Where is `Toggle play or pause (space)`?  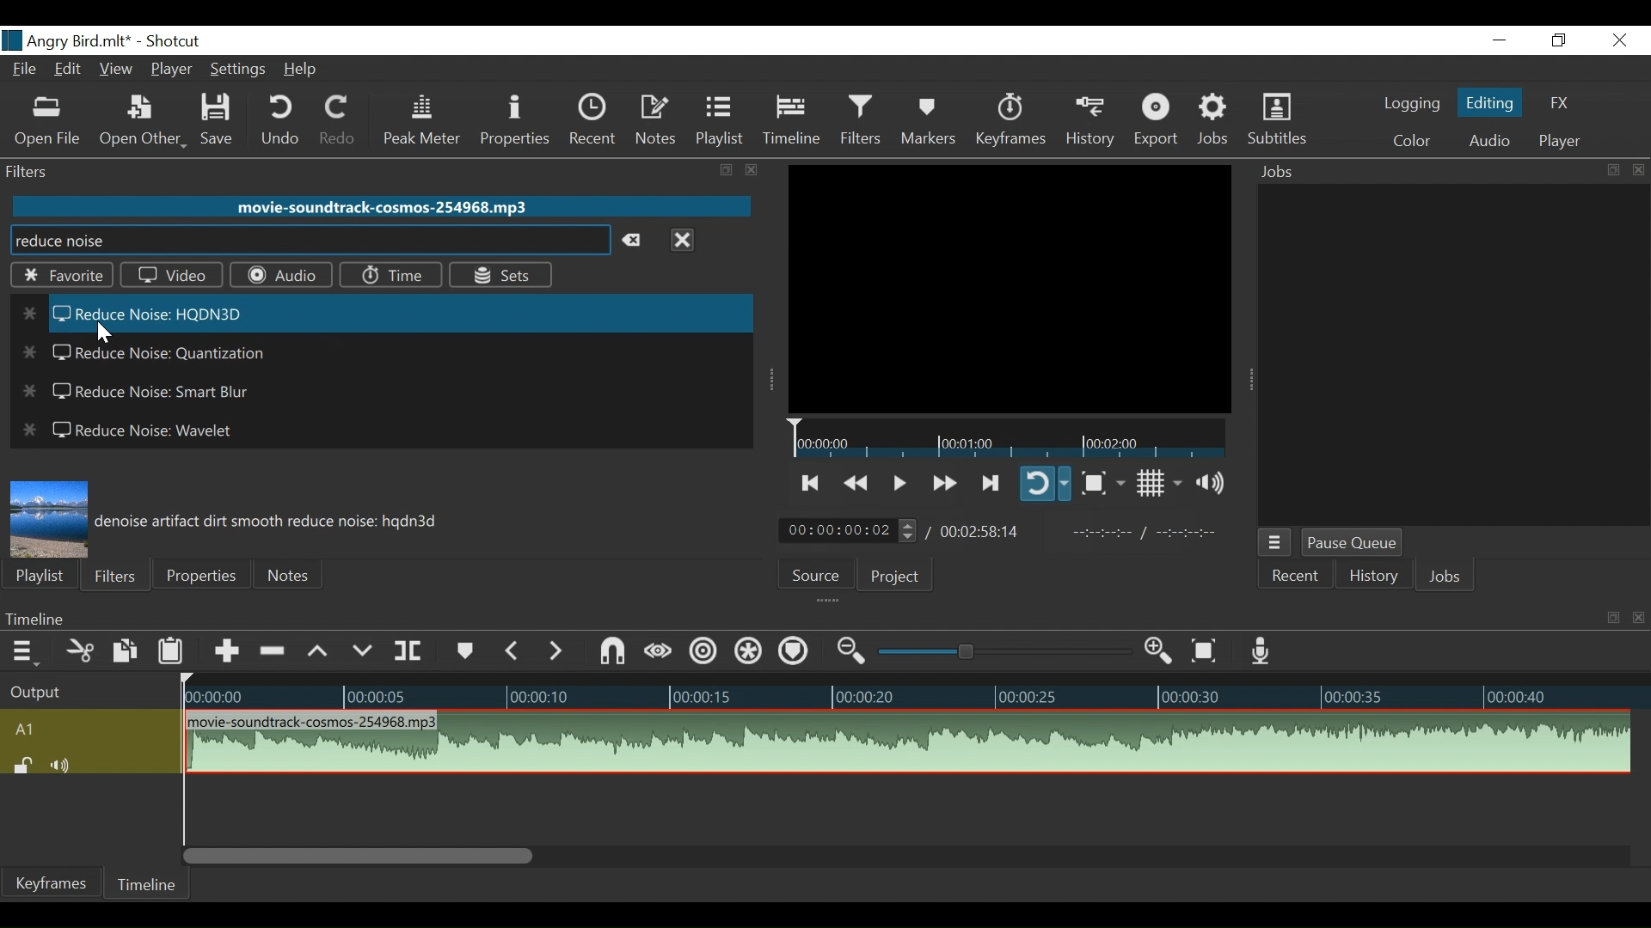 Toggle play or pause (space) is located at coordinates (899, 479).